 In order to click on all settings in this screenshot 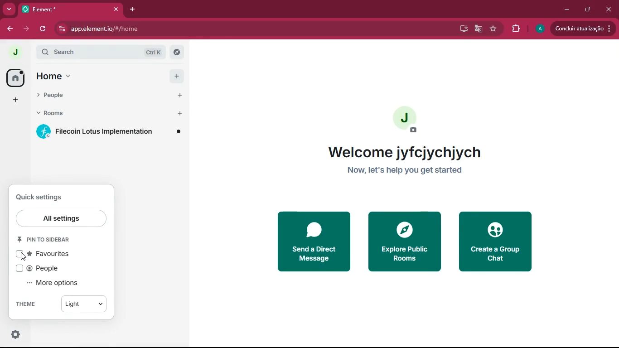, I will do `click(62, 218)`.